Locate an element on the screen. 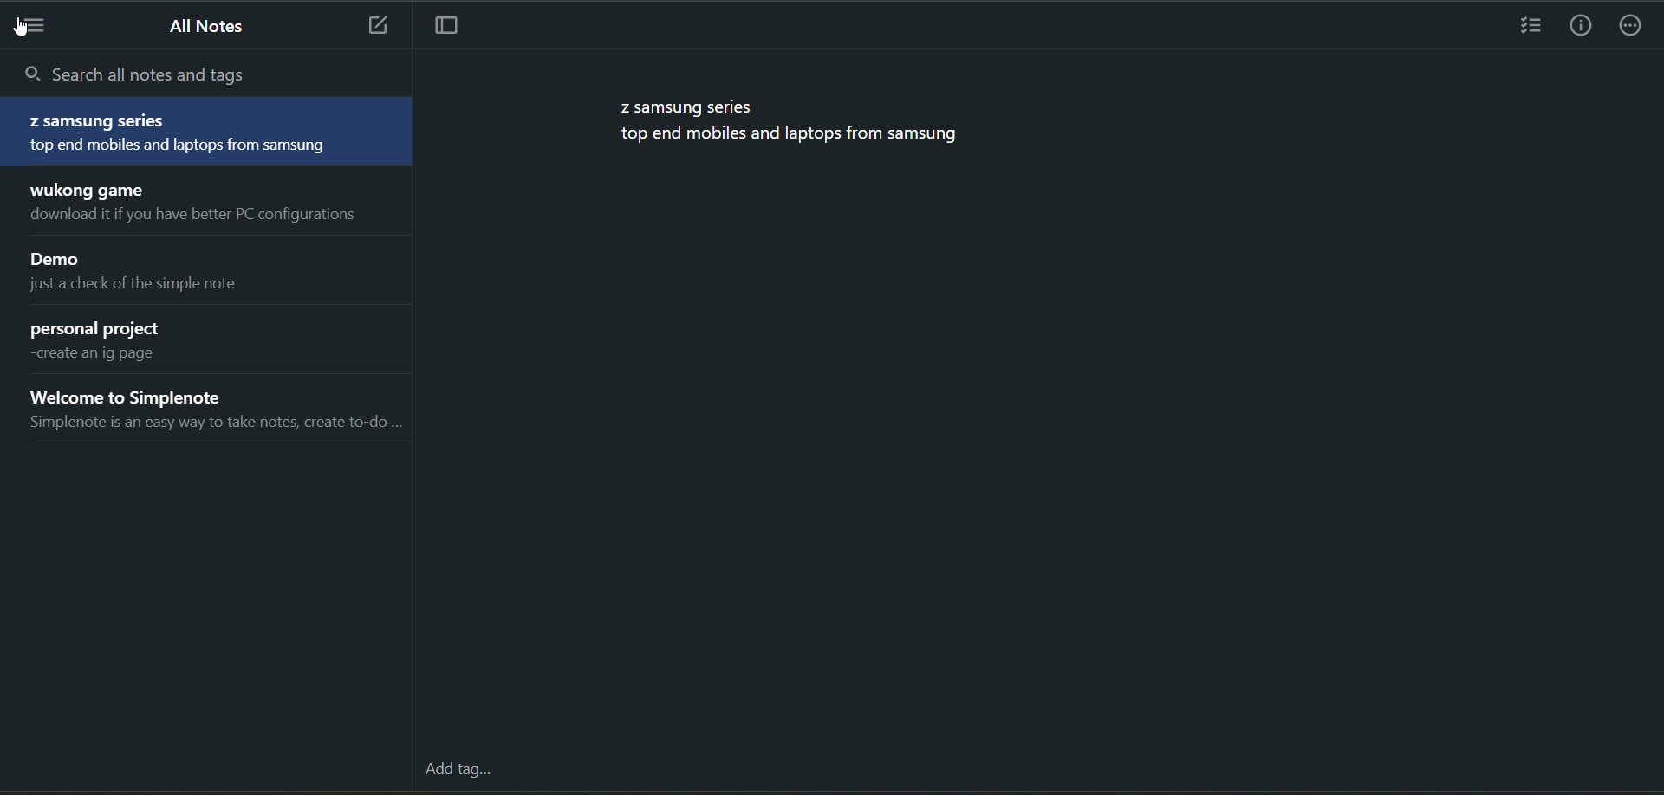  toggle focus mode is located at coordinates (443, 28).